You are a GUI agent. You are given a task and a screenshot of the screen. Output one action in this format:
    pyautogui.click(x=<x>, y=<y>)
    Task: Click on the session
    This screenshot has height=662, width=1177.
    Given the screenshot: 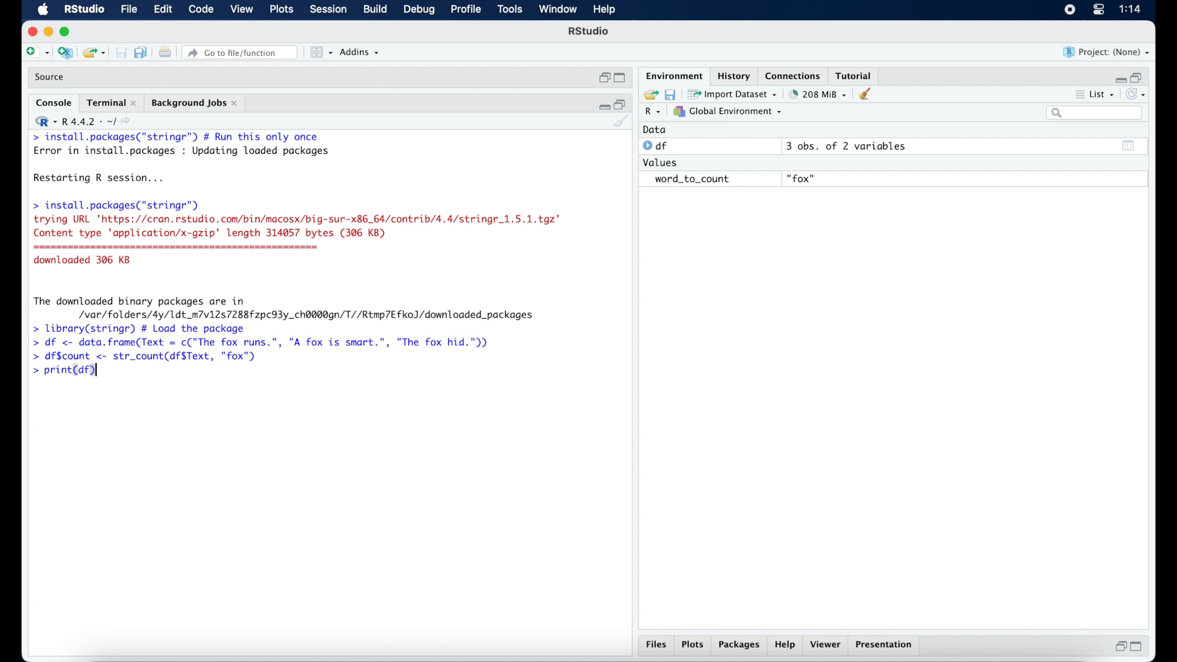 What is the action you would take?
    pyautogui.click(x=327, y=10)
    